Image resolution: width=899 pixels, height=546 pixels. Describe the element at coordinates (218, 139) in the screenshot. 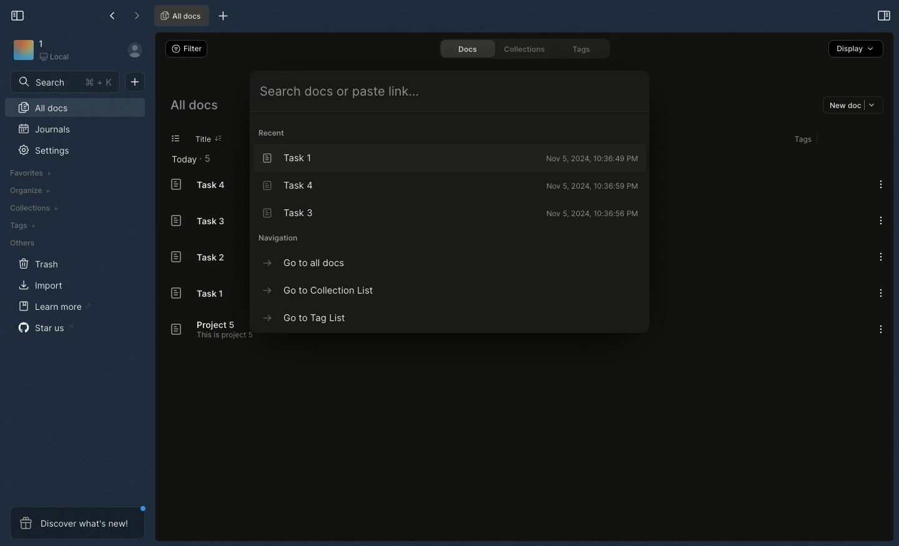

I see `Sorting` at that location.